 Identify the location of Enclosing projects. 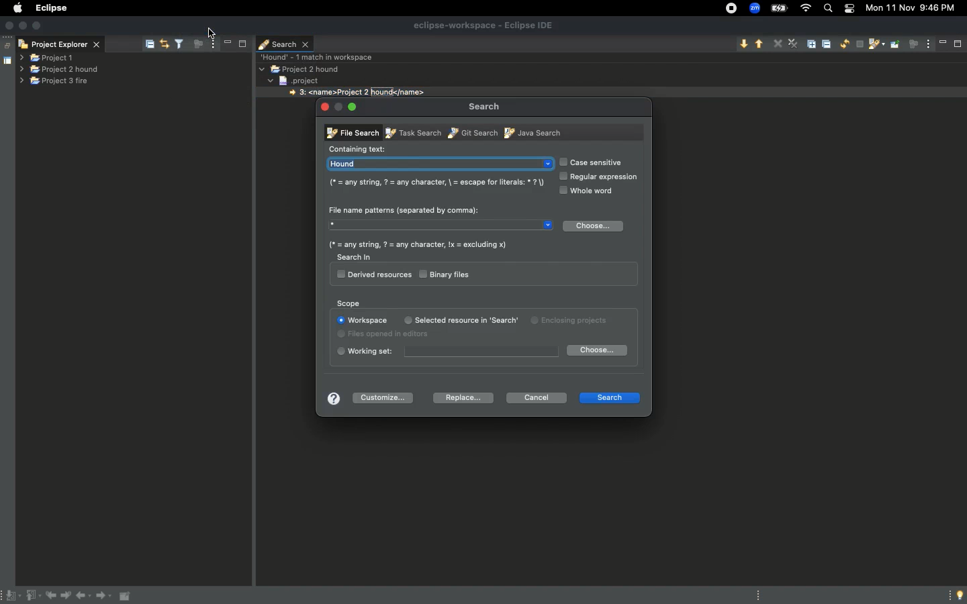
(537, 322).